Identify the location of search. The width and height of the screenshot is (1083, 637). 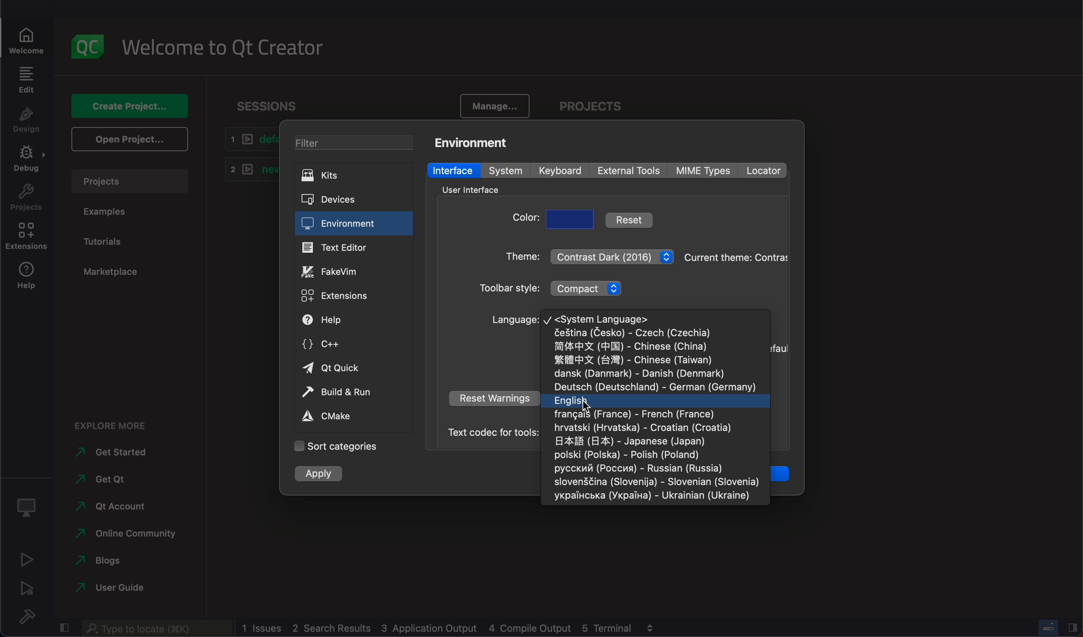
(159, 629).